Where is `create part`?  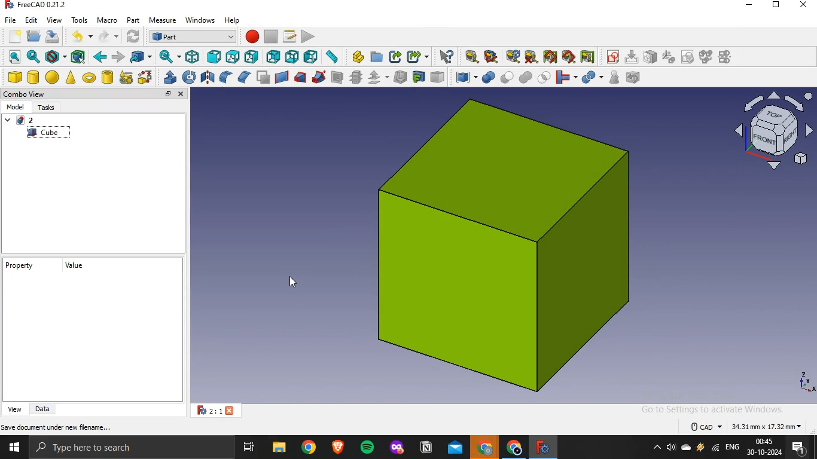 create part is located at coordinates (356, 56).